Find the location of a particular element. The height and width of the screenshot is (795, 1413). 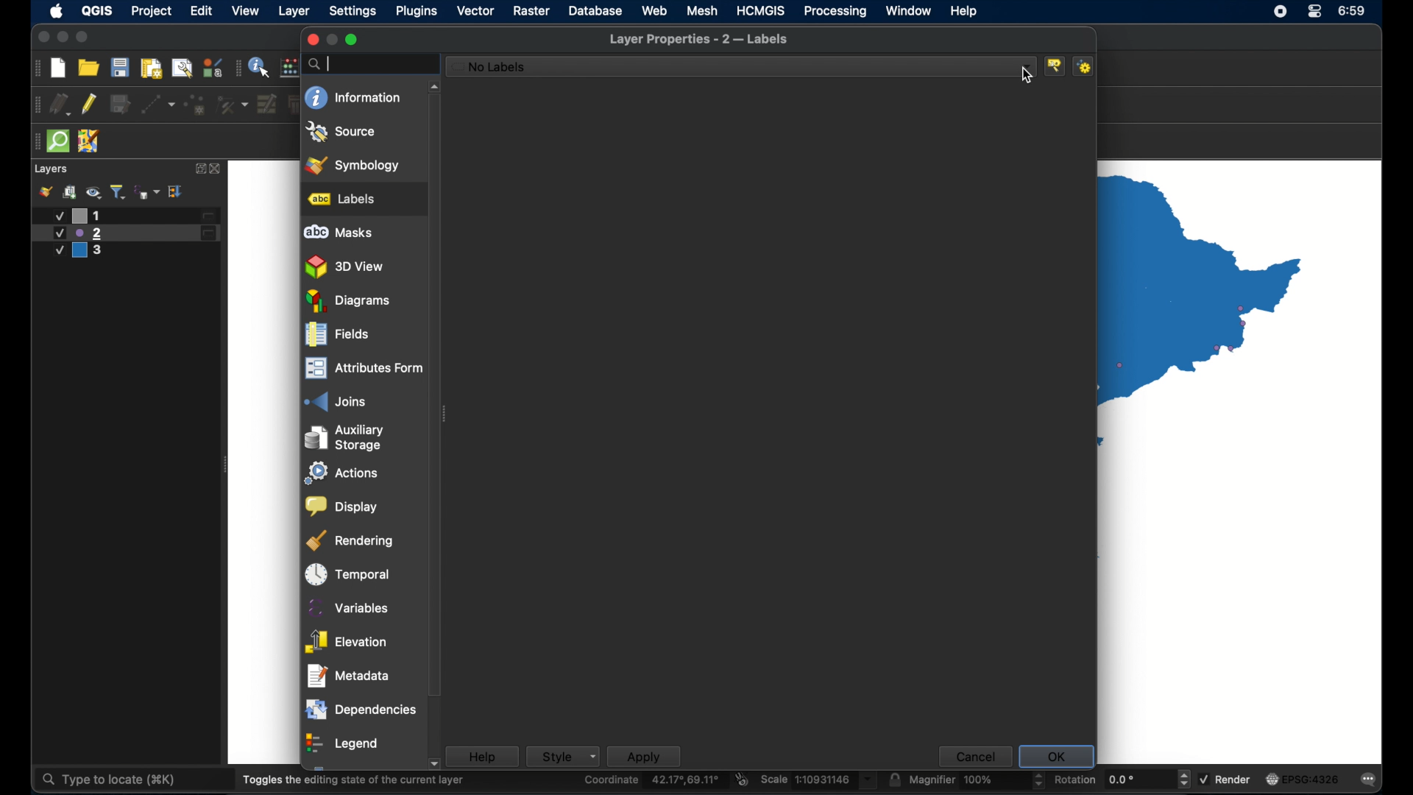

modify attributes is located at coordinates (267, 104).